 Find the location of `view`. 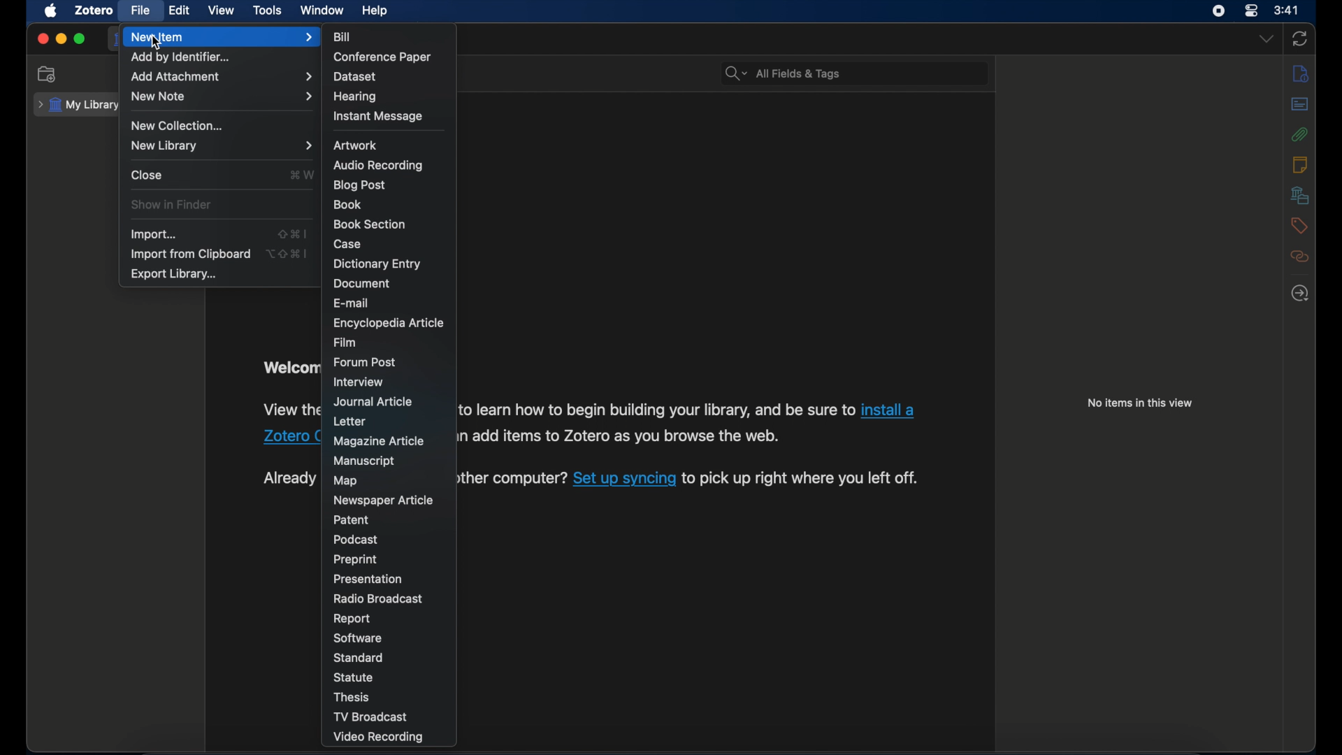

view is located at coordinates (221, 10).